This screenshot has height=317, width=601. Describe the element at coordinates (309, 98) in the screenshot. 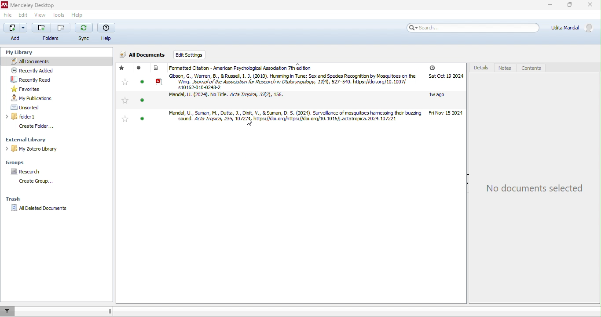

I see `Mandal, U. (2024). No Title. Acta Tropica, 3A2), 156. 1wago
.` at that location.